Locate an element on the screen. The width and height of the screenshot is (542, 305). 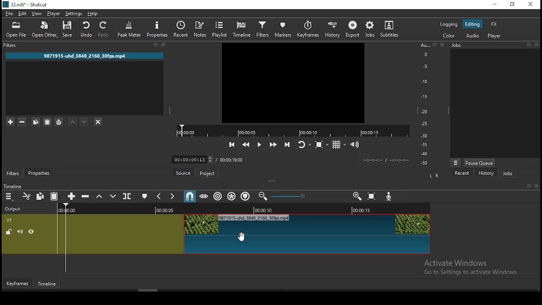
minimize is located at coordinates (494, 5).